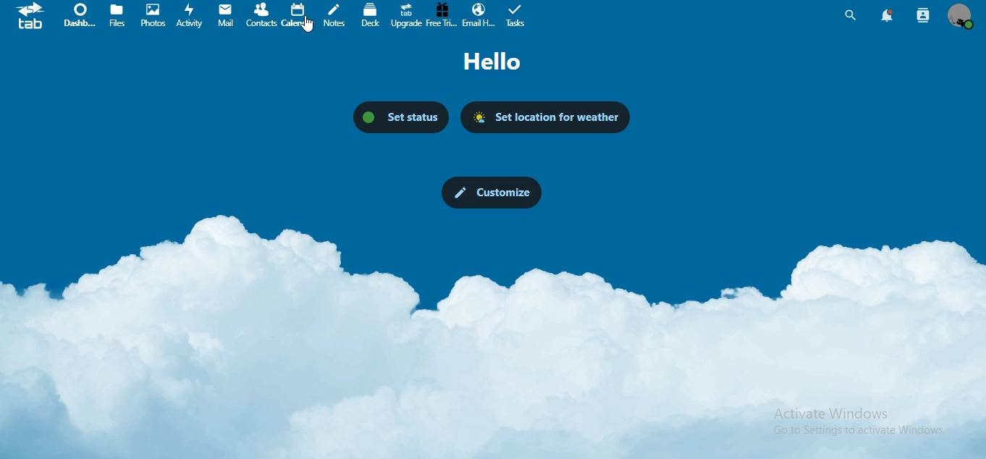 Image resolution: width=986 pixels, height=459 pixels. I want to click on customize, so click(490, 191).